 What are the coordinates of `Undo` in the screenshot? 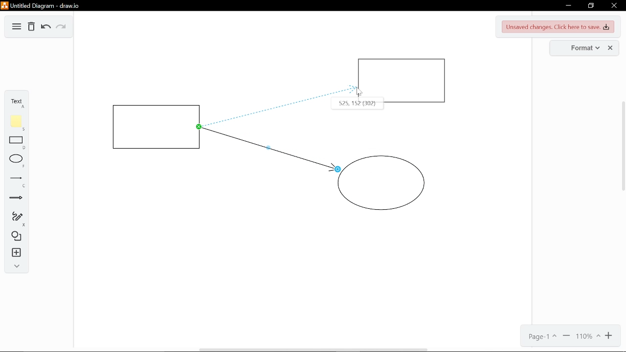 It's located at (46, 28).